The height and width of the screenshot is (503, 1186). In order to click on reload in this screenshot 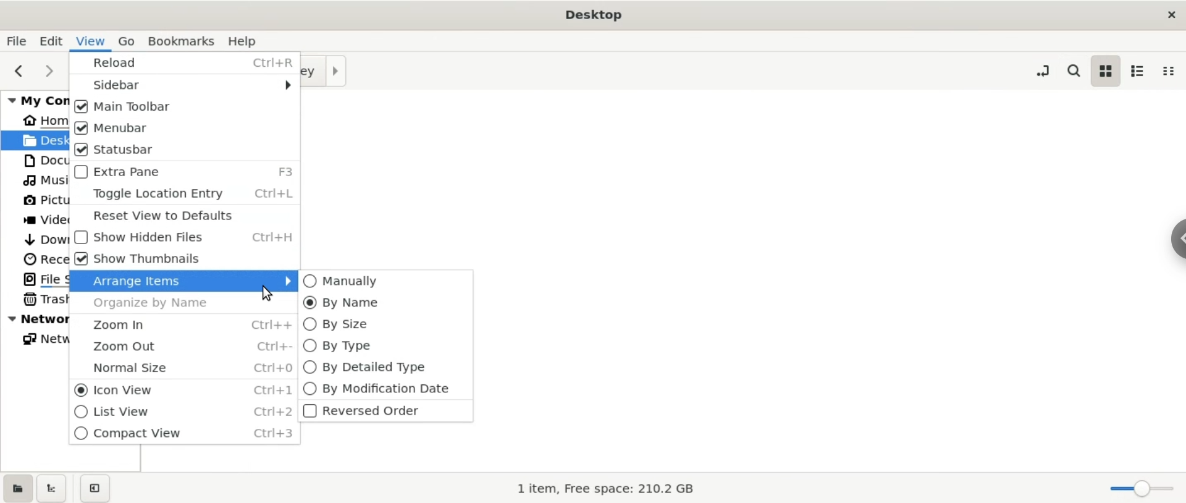, I will do `click(185, 64)`.